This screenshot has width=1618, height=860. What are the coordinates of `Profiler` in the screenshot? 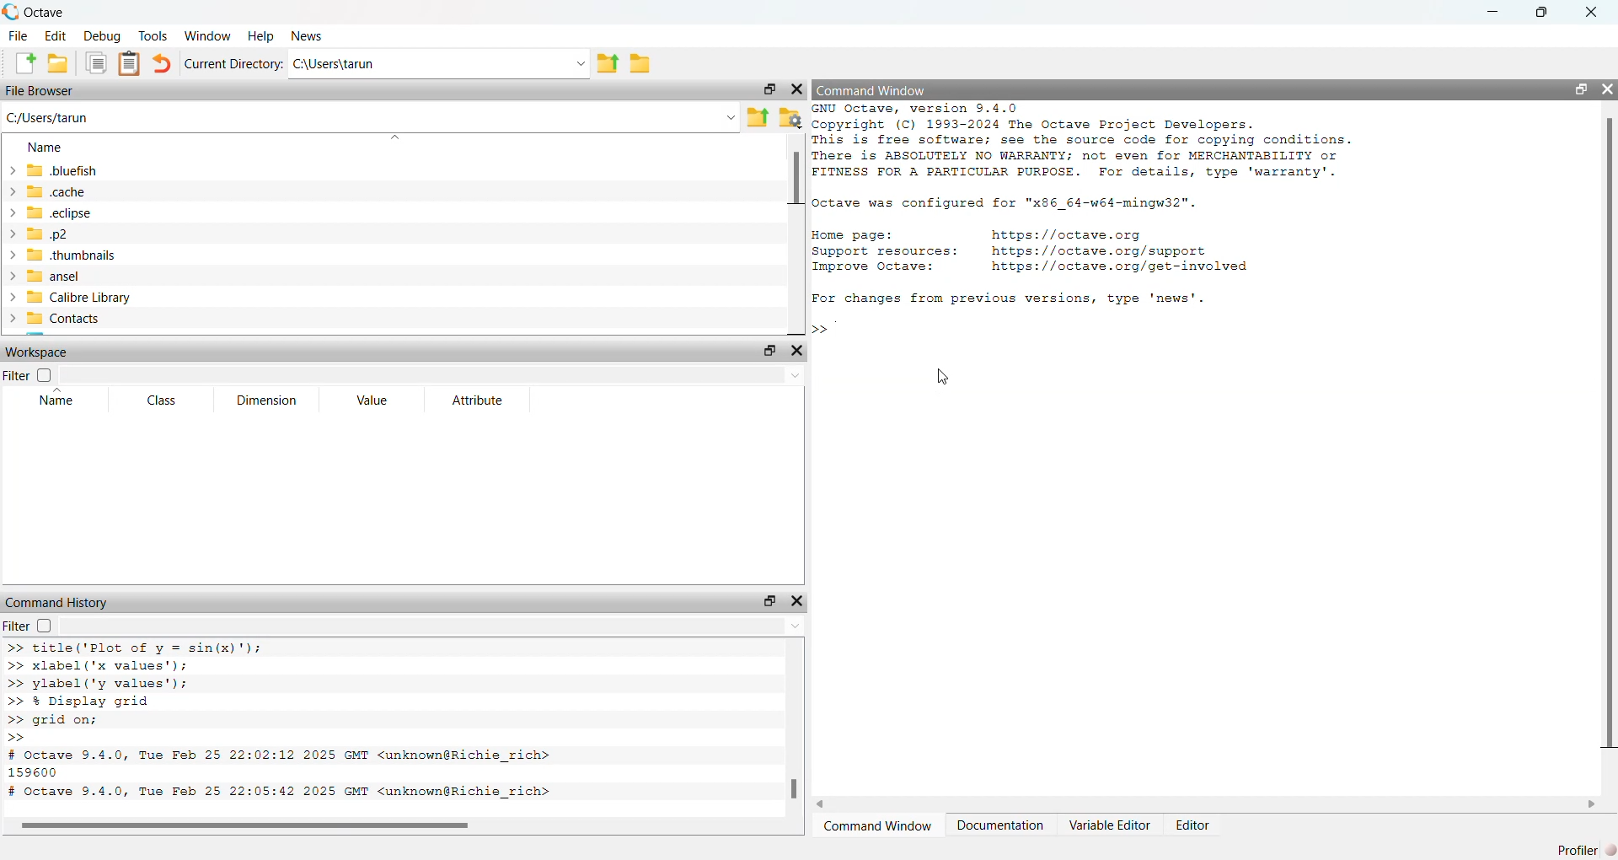 It's located at (1584, 850).